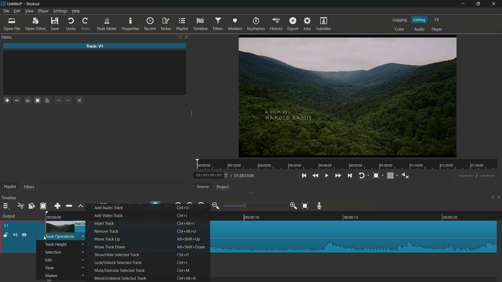 This screenshot has width=502, height=282. I want to click on record audio, so click(320, 205).